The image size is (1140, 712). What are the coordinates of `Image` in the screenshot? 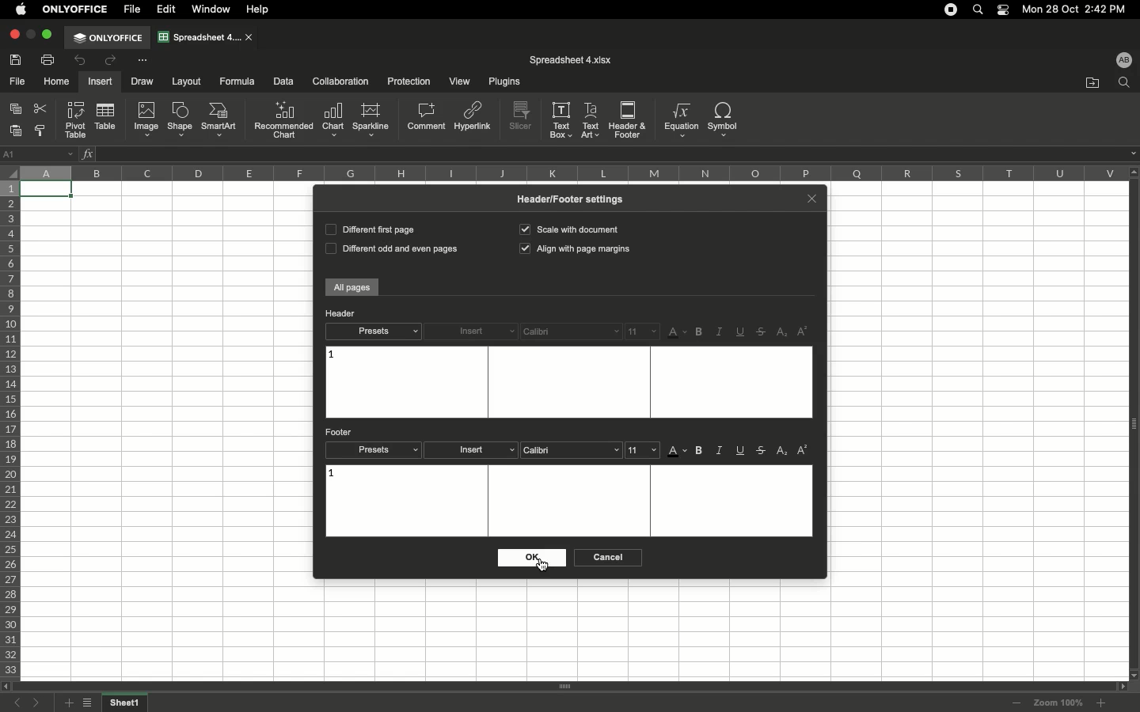 It's located at (146, 119).